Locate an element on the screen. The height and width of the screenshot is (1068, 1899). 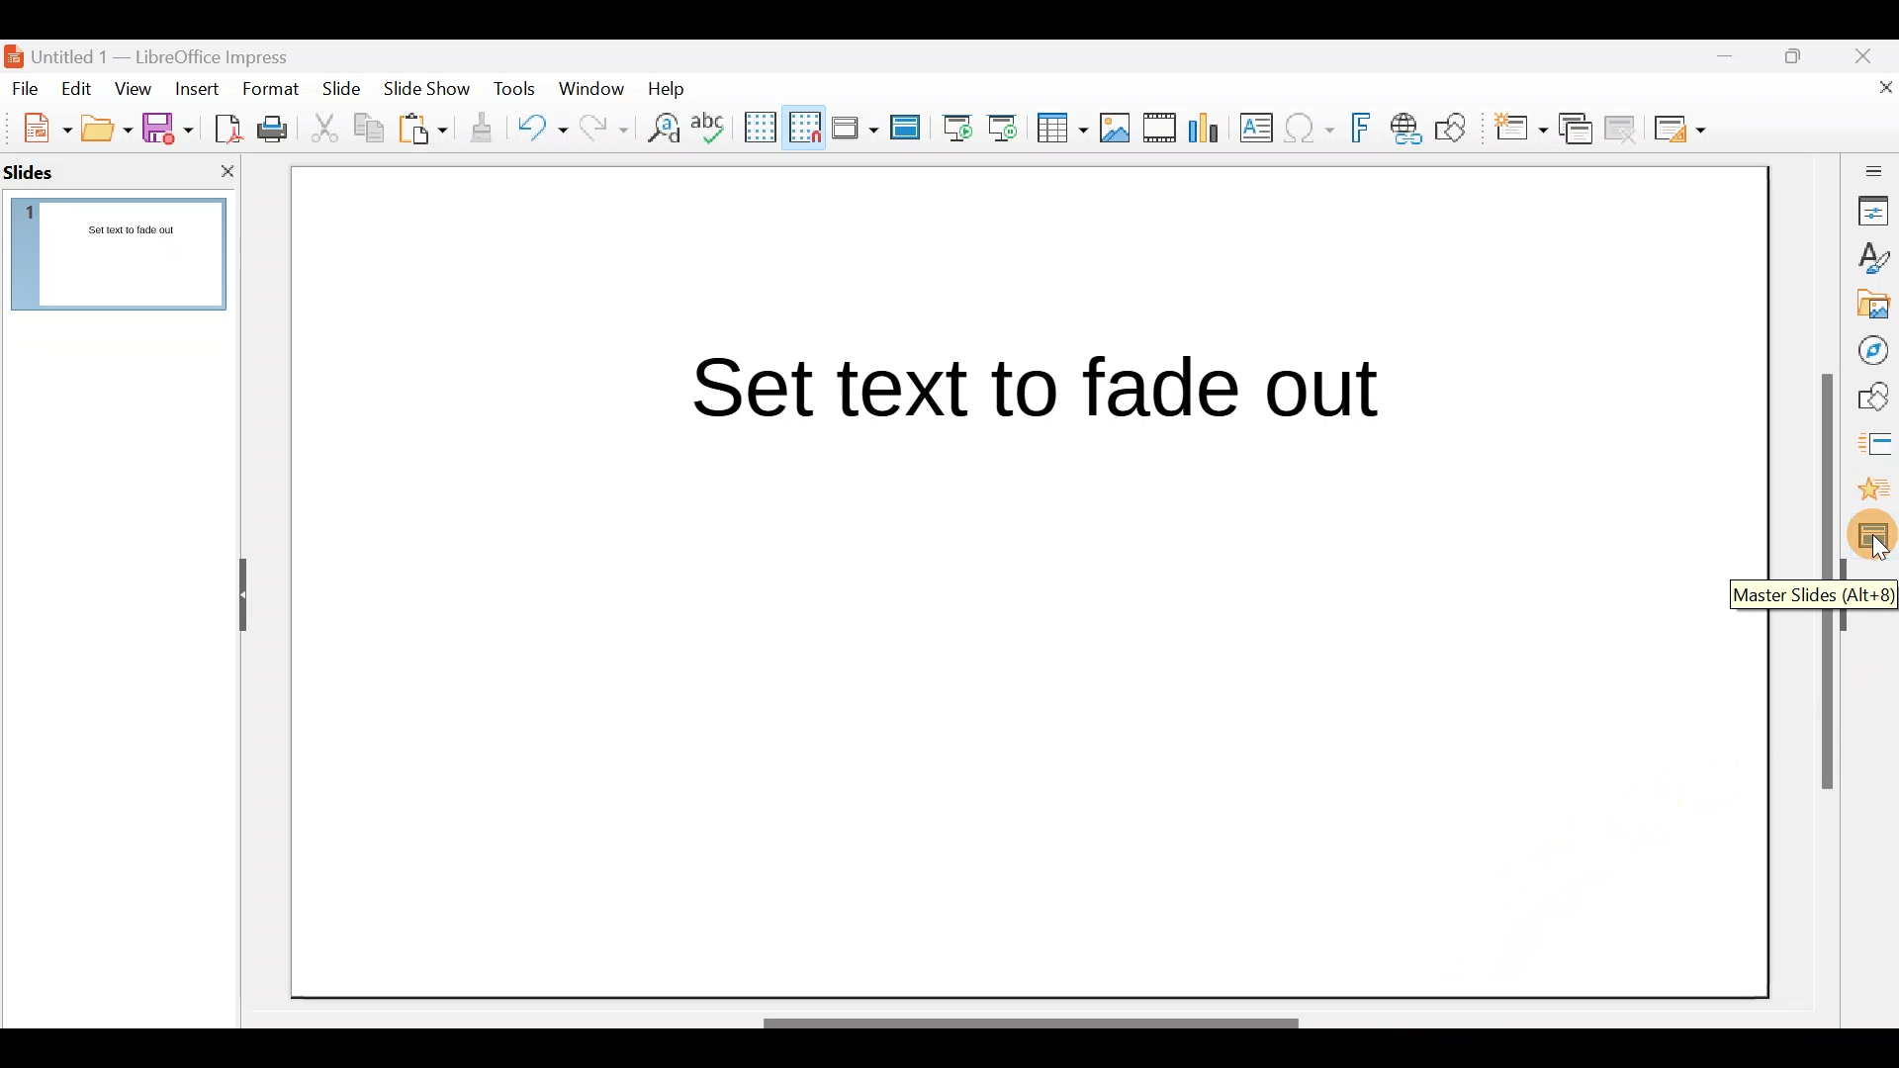
Window is located at coordinates (596, 87).